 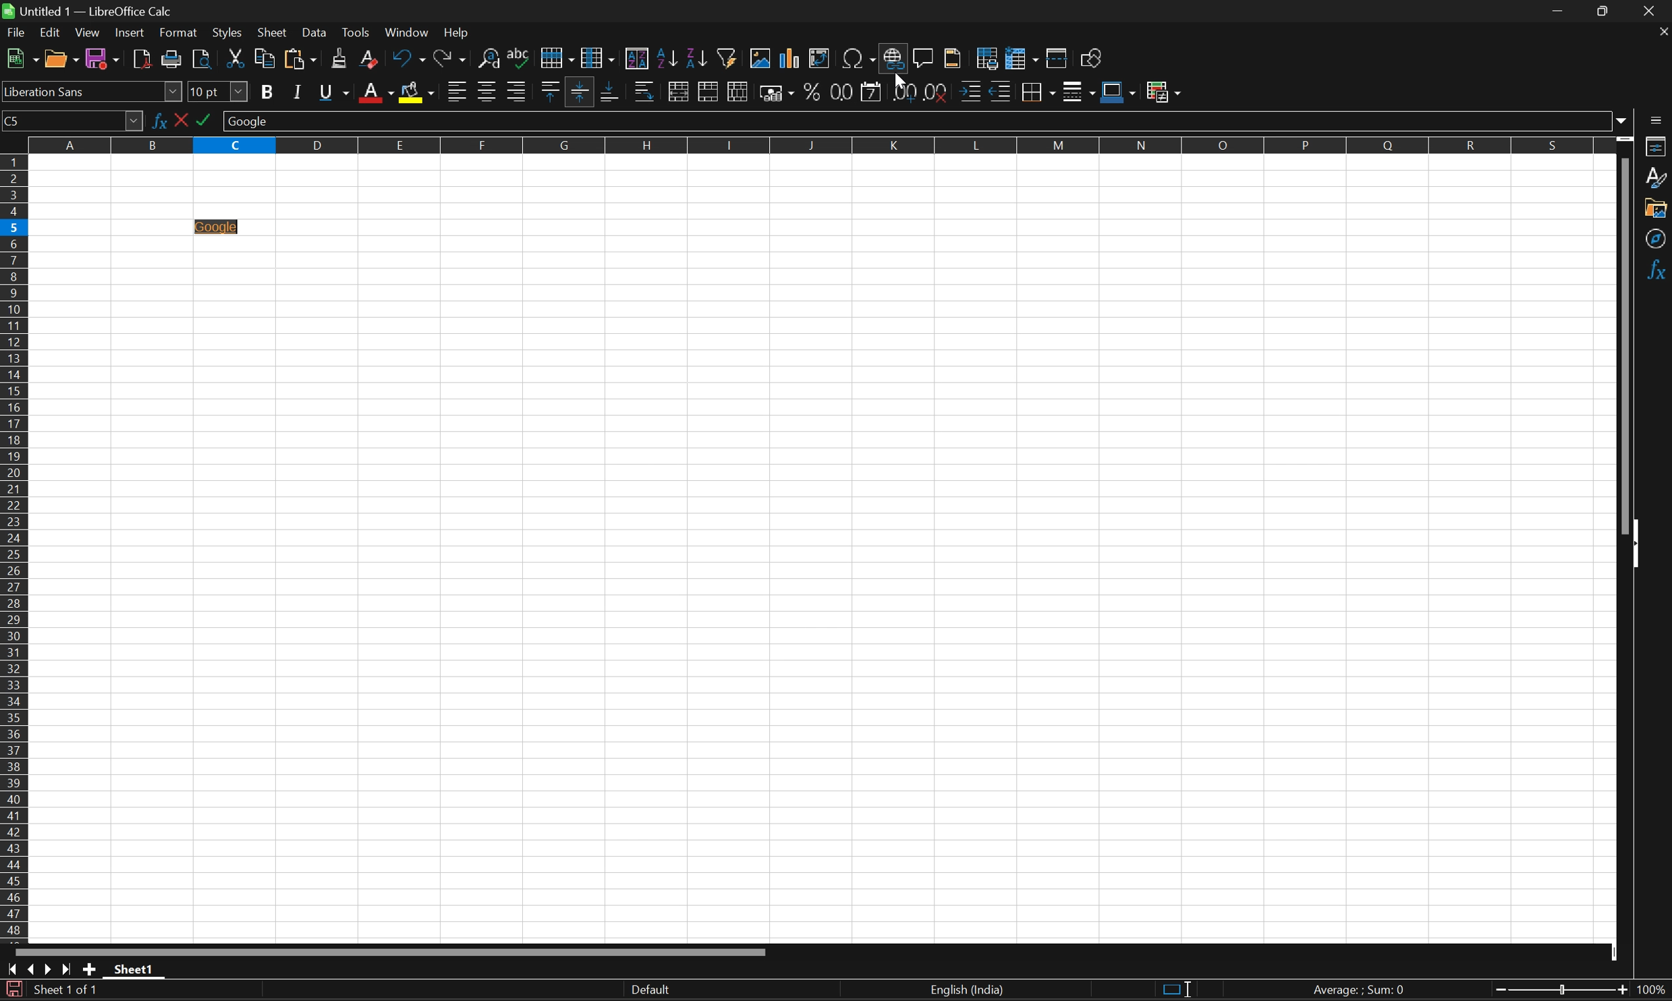 What do you see at coordinates (972, 91) in the screenshot?
I see `Increase indent` at bounding box center [972, 91].